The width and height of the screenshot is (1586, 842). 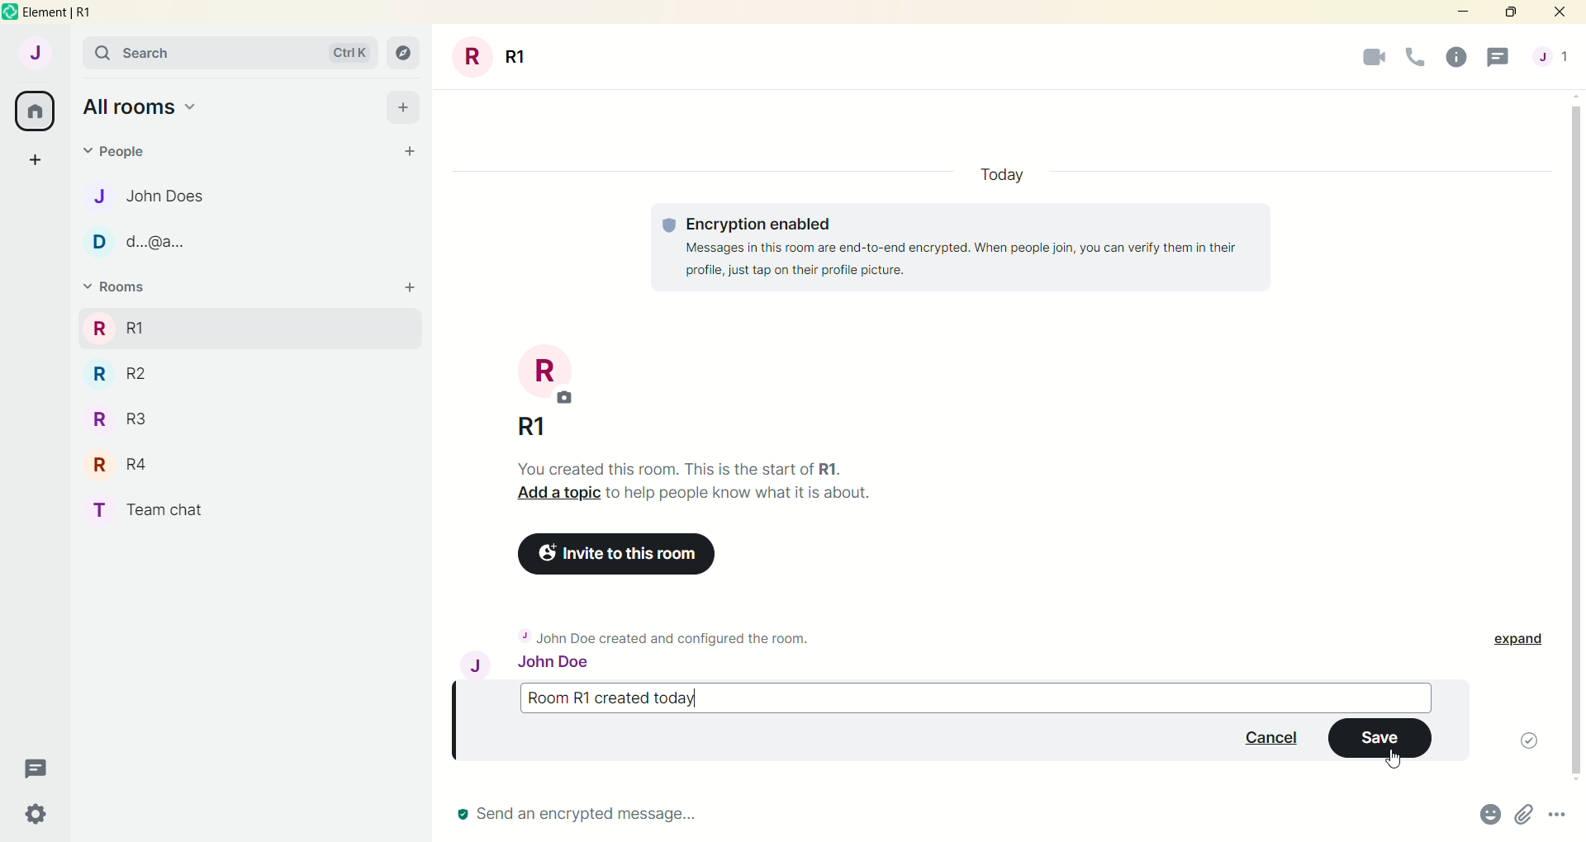 I want to click on to help people know what is about., so click(x=742, y=494).